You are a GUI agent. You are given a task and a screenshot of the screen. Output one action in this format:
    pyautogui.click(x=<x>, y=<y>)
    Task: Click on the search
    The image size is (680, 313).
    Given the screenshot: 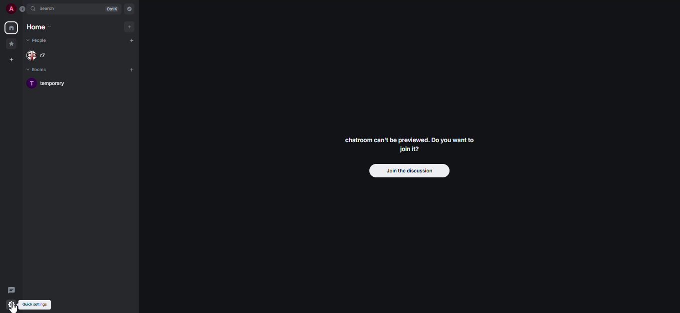 What is the action you would take?
    pyautogui.click(x=48, y=9)
    